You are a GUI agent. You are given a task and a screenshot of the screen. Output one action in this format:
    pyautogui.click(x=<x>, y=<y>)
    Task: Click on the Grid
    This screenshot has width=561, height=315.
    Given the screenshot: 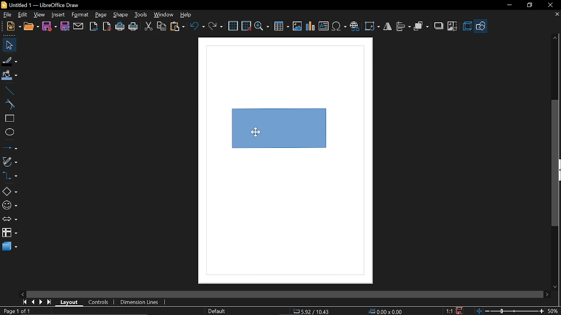 What is the action you would take?
    pyautogui.click(x=234, y=26)
    